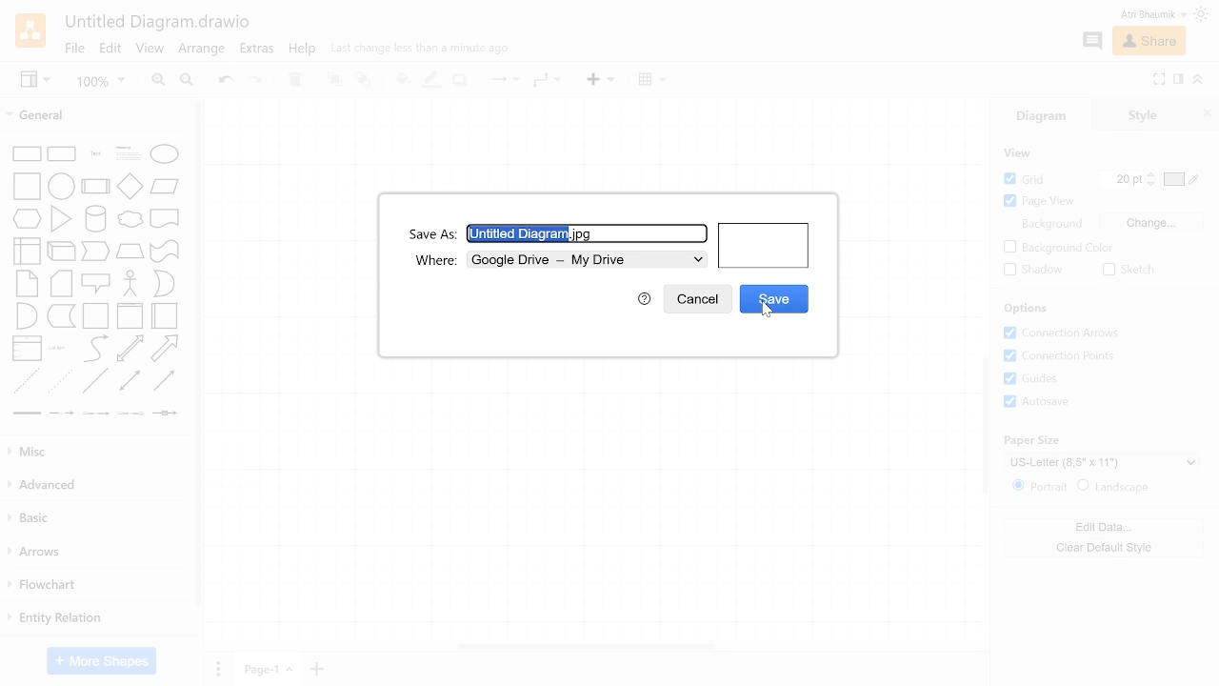 The height and width of the screenshot is (686, 1219). Describe the element at coordinates (97, 622) in the screenshot. I see `Entity relation` at that location.